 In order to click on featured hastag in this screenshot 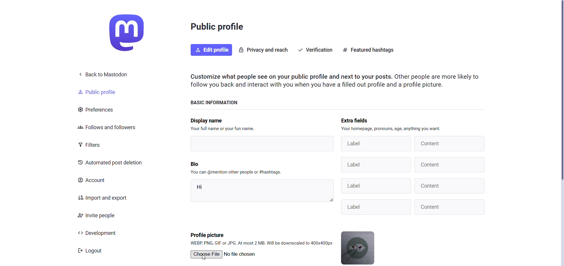, I will do `click(369, 49)`.